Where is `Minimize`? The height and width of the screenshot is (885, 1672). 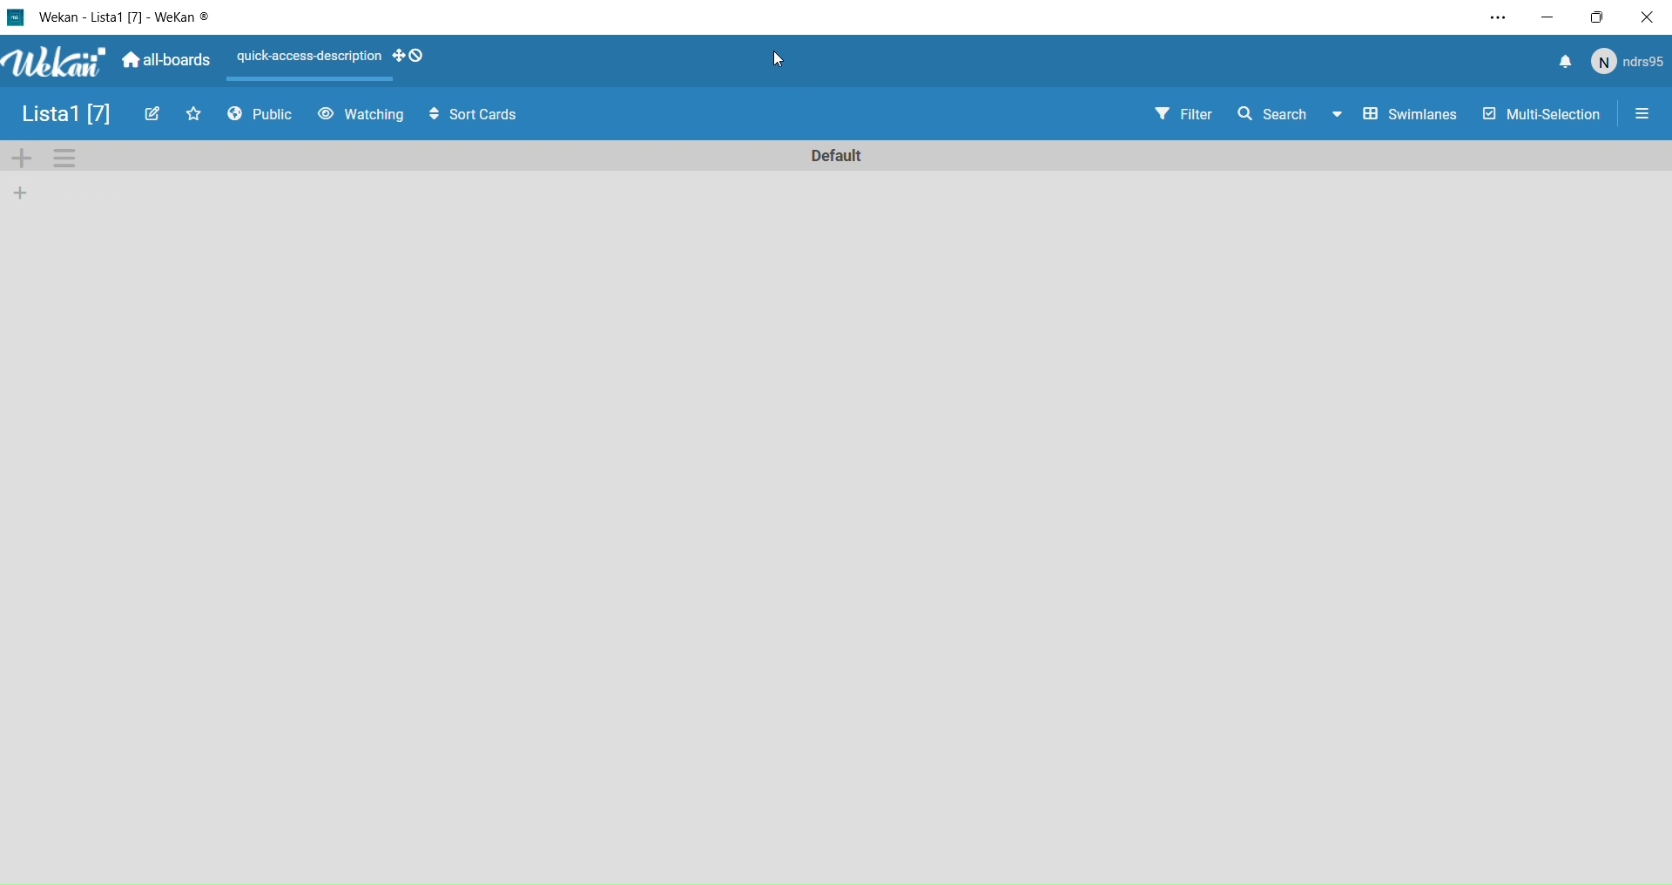 Minimize is located at coordinates (1545, 17).